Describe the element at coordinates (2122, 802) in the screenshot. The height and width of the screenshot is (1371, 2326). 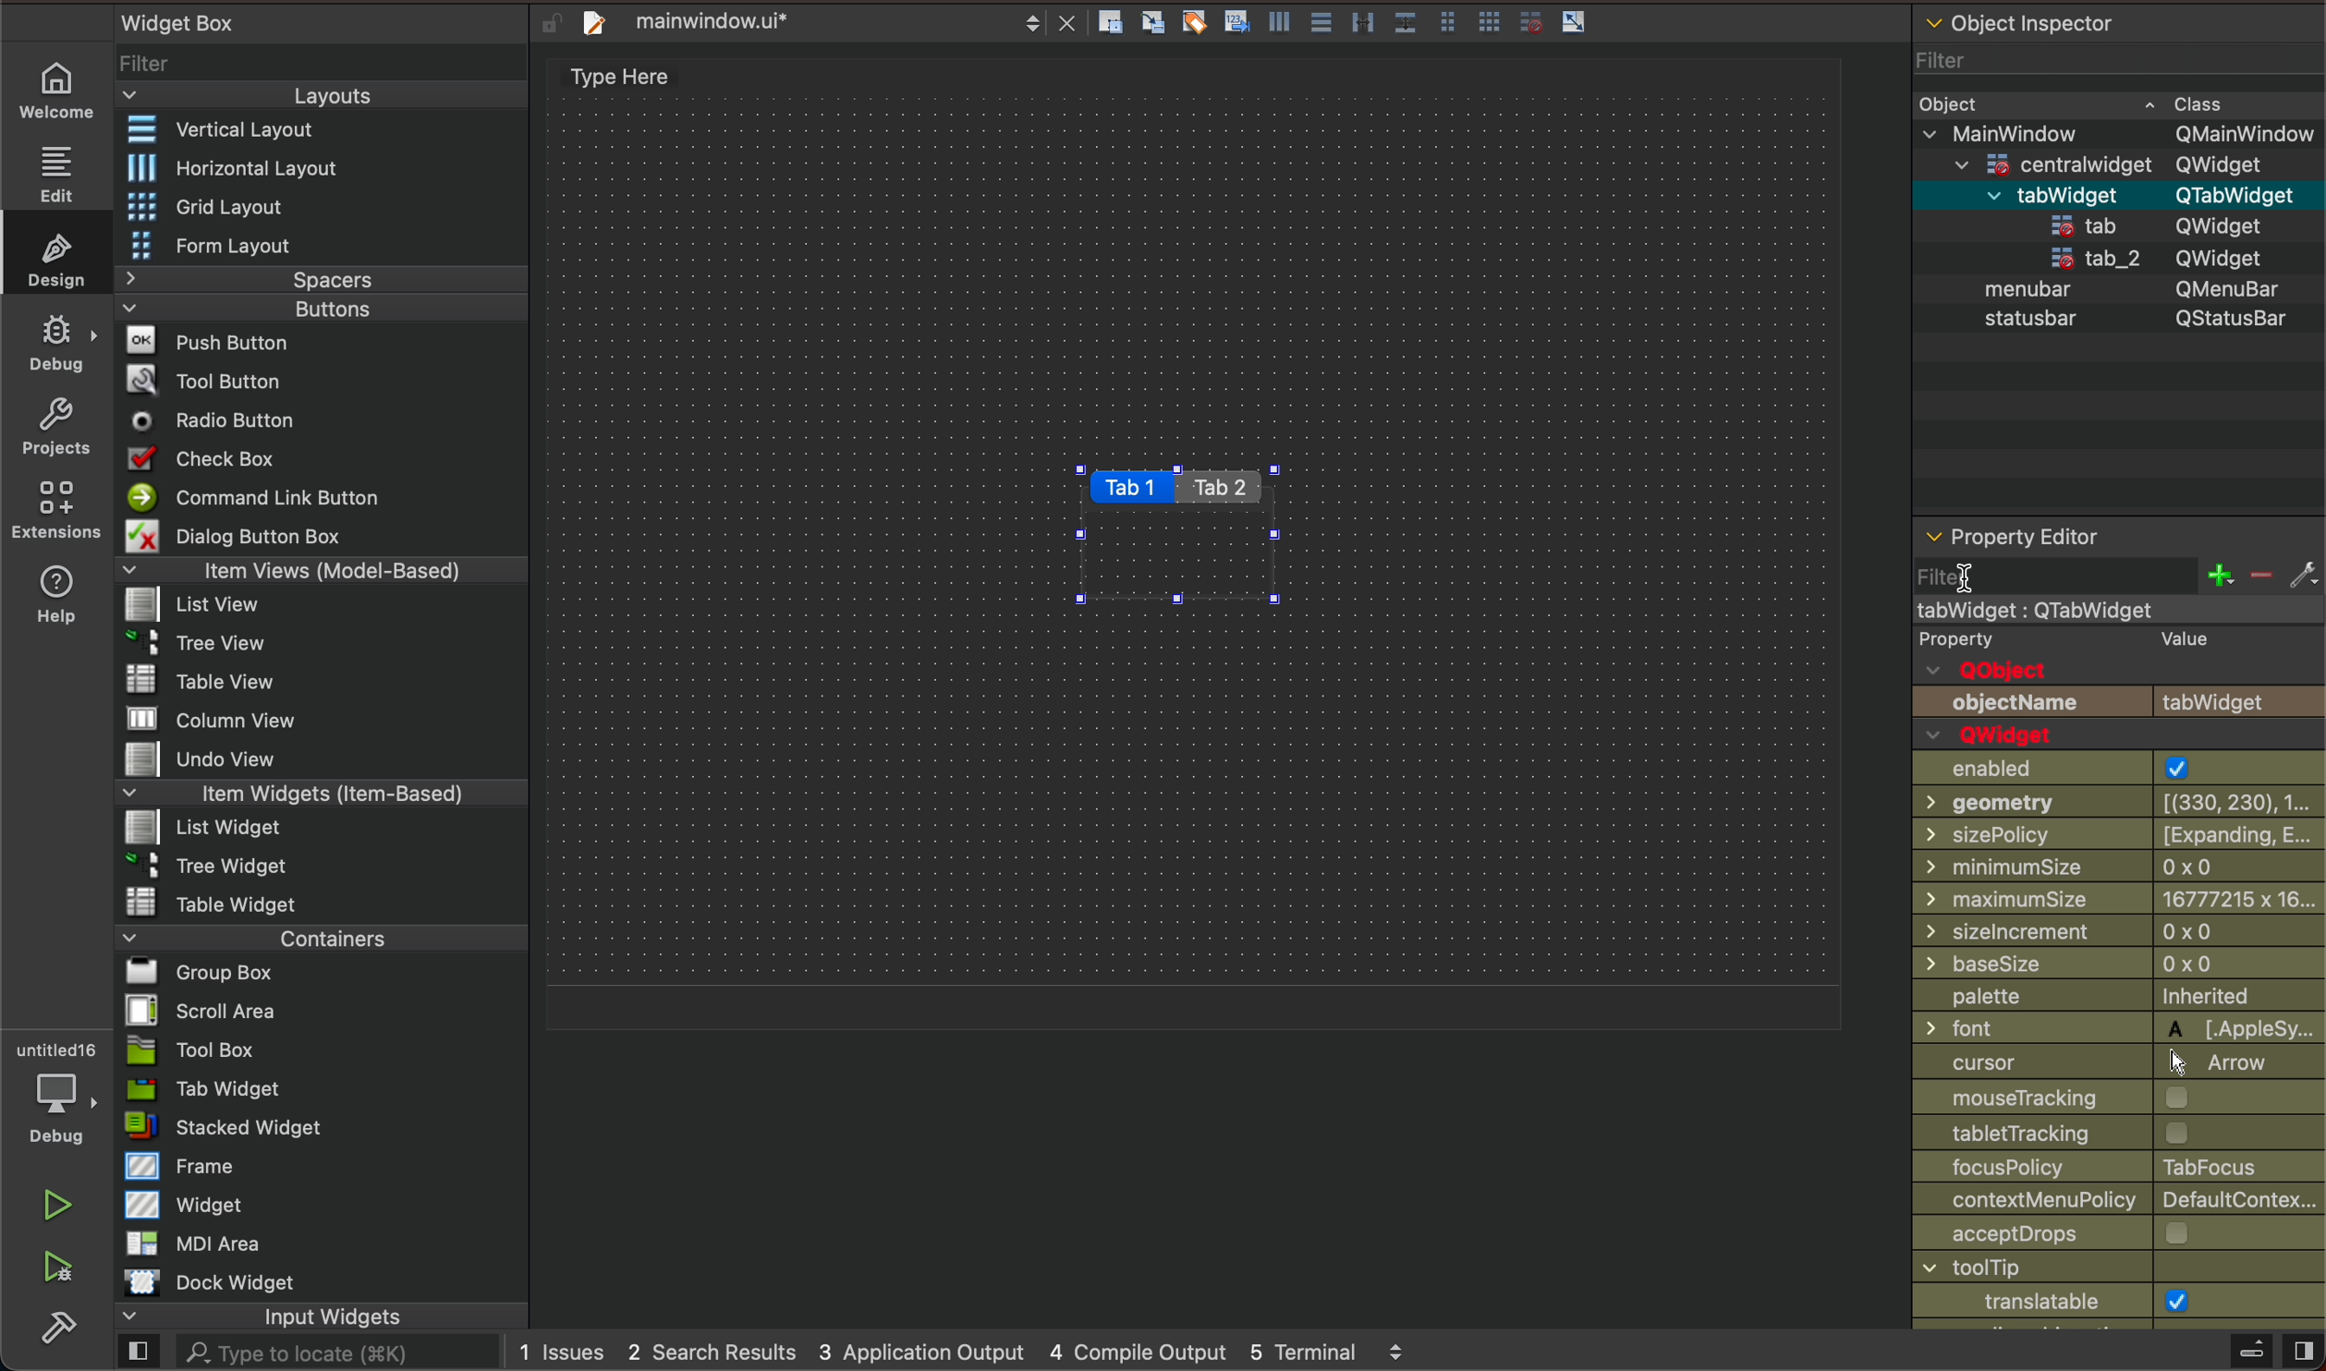
I see `geometry` at that location.